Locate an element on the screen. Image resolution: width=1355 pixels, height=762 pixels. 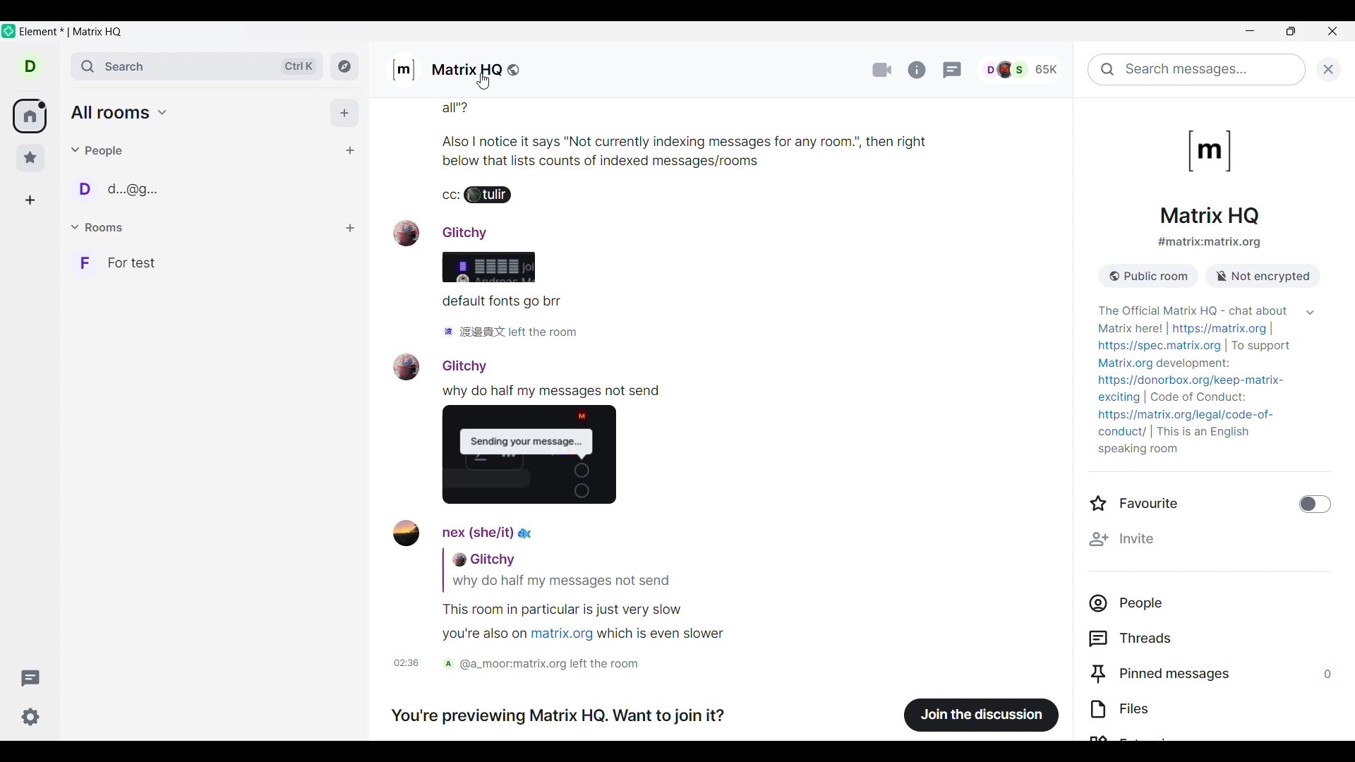
Rooms is located at coordinates (99, 226).